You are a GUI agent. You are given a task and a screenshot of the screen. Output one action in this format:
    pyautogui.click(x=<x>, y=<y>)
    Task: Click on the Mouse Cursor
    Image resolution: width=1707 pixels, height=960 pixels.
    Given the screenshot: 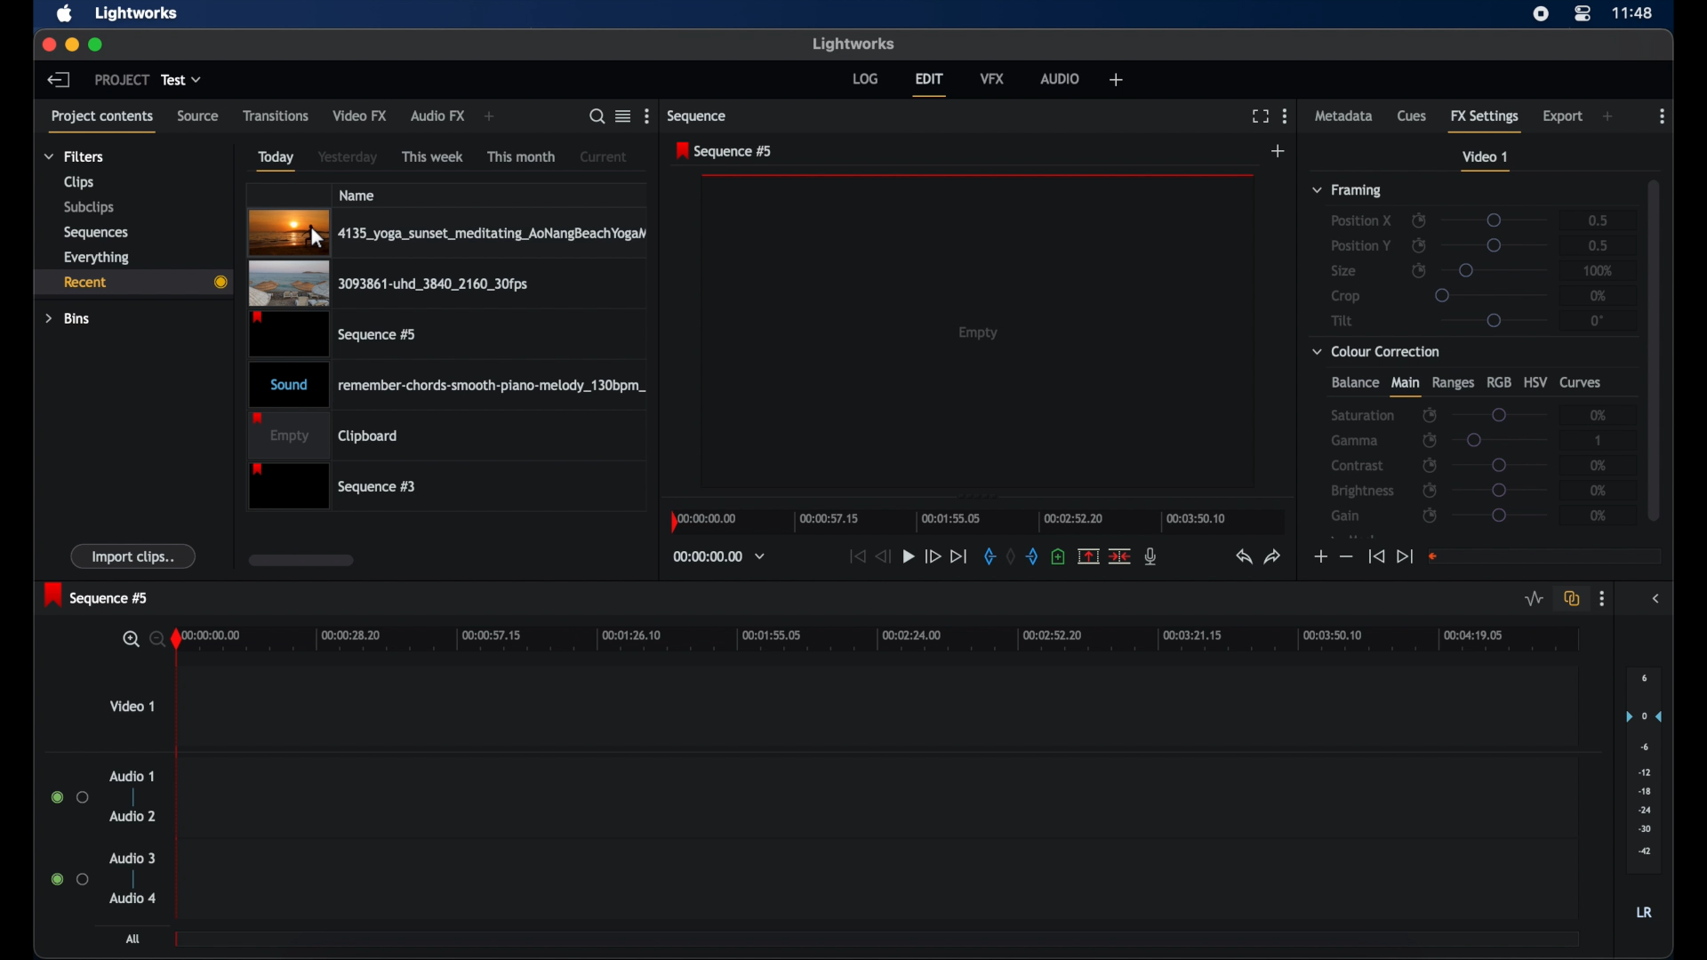 What is the action you would take?
    pyautogui.click(x=315, y=237)
    